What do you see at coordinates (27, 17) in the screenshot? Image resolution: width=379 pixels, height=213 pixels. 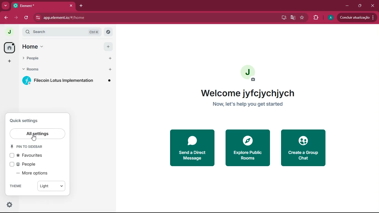 I see `refresh` at bounding box center [27, 17].